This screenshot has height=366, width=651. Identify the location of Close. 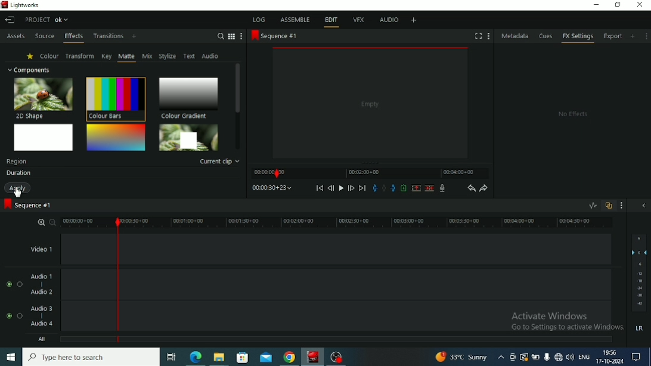
(640, 5).